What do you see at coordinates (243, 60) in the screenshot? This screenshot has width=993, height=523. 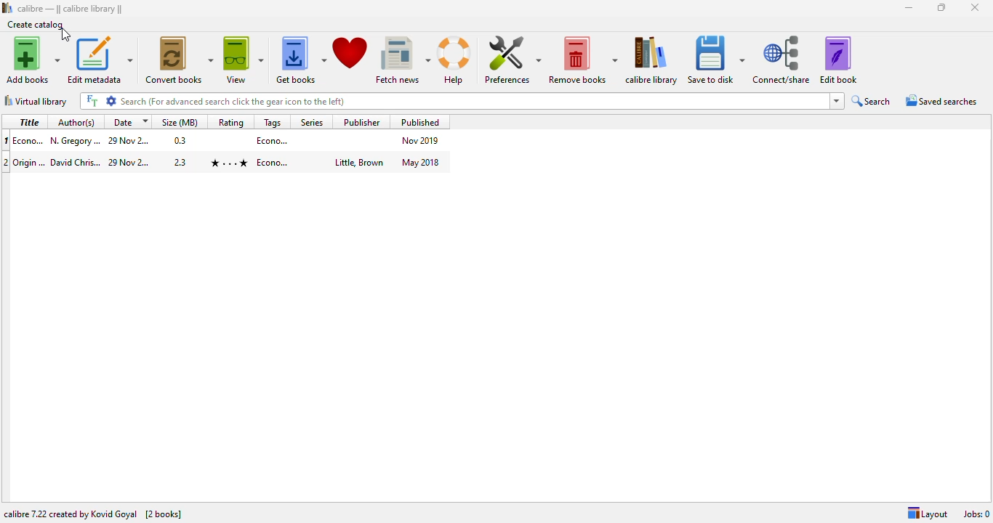 I see `view` at bounding box center [243, 60].